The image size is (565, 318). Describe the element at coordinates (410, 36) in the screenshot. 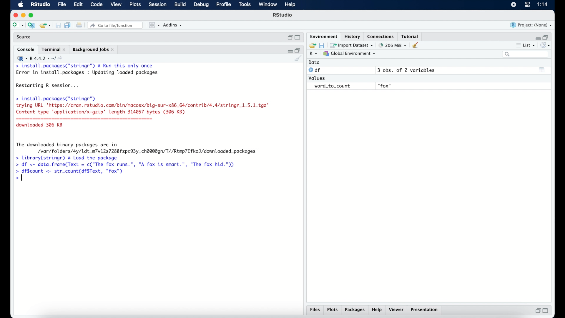

I see `tutorial` at that location.